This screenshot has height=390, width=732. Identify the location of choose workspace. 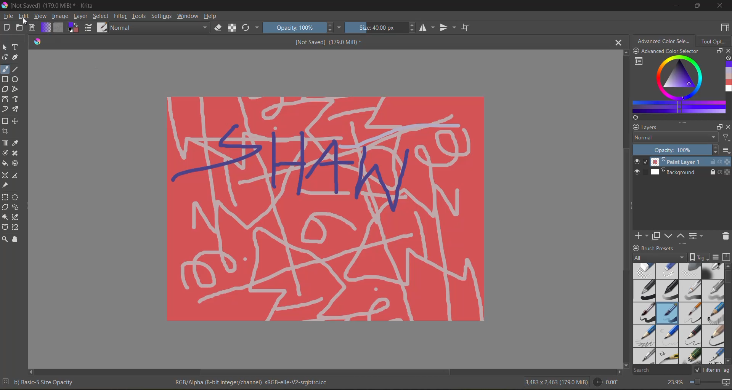
(726, 27).